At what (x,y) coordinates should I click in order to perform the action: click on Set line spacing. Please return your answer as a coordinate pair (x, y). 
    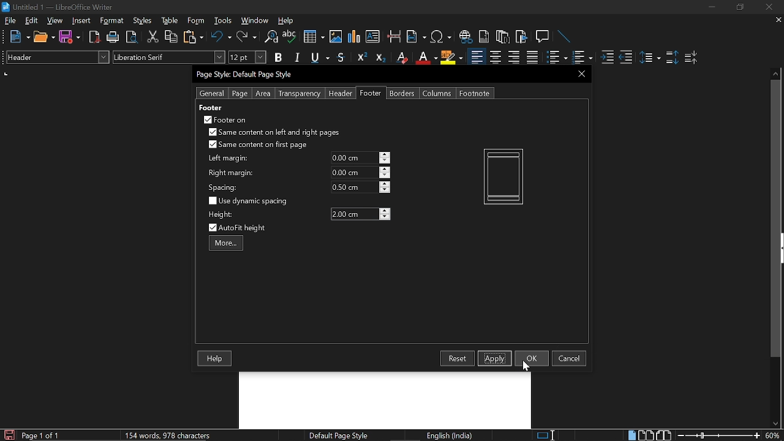
    Looking at the image, I should click on (649, 58).